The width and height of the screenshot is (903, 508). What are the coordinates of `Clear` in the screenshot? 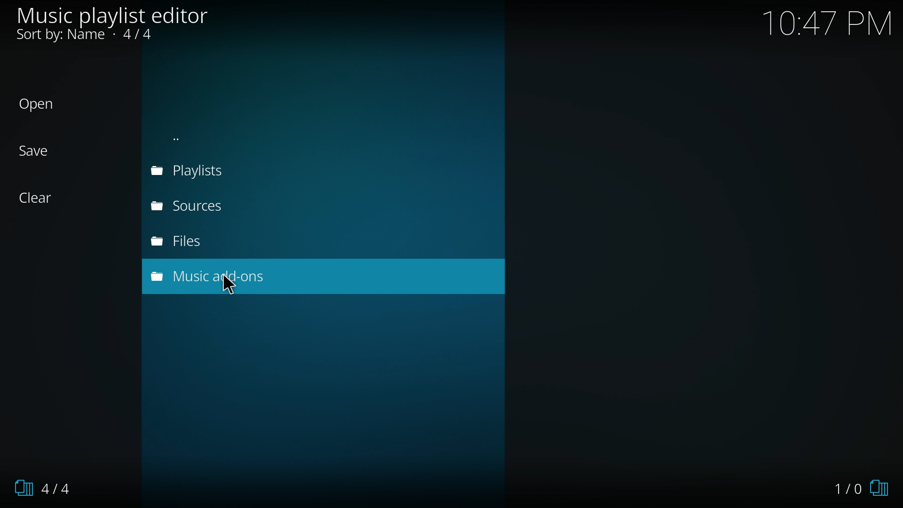 It's located at (42, 198).